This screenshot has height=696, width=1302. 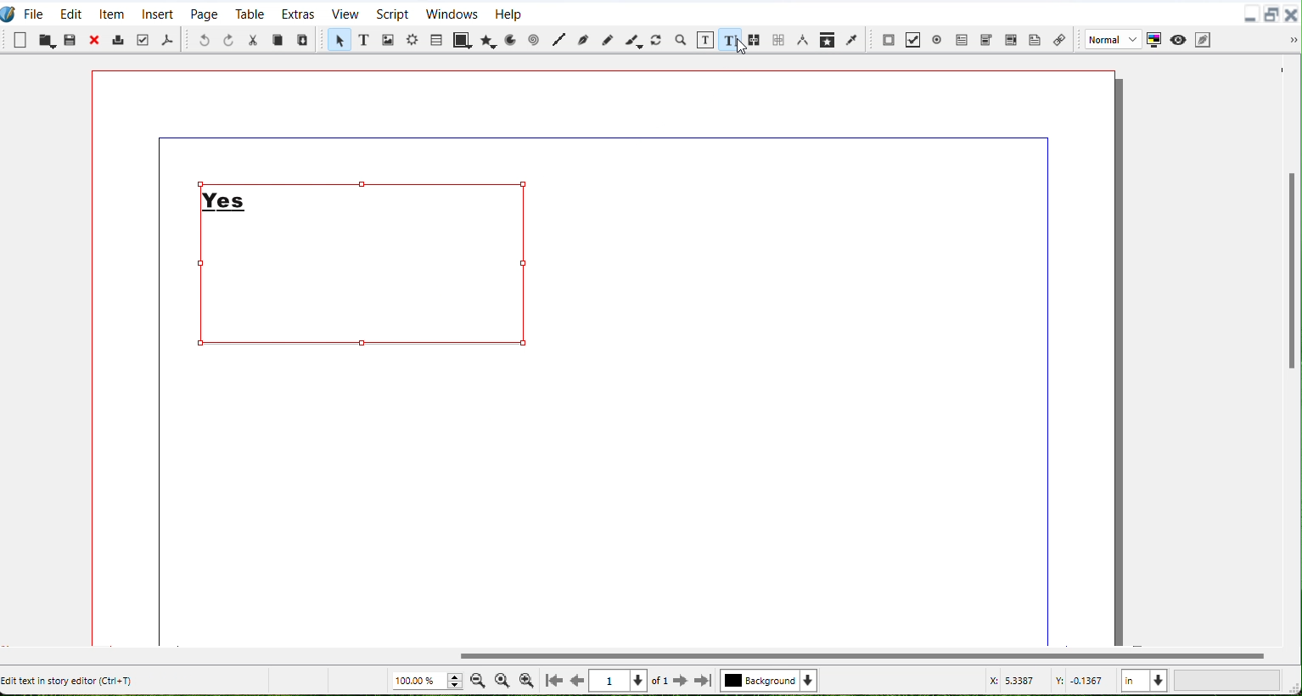 I want to click on Rotate Item, so click(x=658, y=39).